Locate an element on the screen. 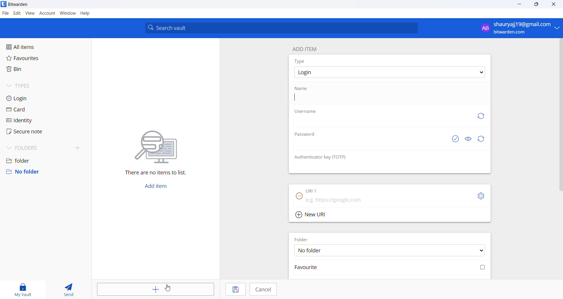 This screenshot has height=299, width=563. show or hide is located at coordinates (469, 138).